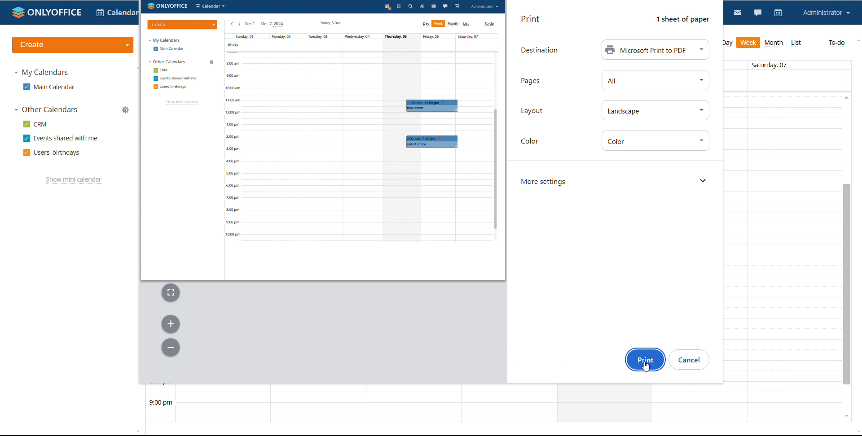 Image resolution: width=862 pixels, height=436 pixels. What do you see at coordinates (115, 12) in the screenshot?
I see `select application` at bounding box center [115, 12].